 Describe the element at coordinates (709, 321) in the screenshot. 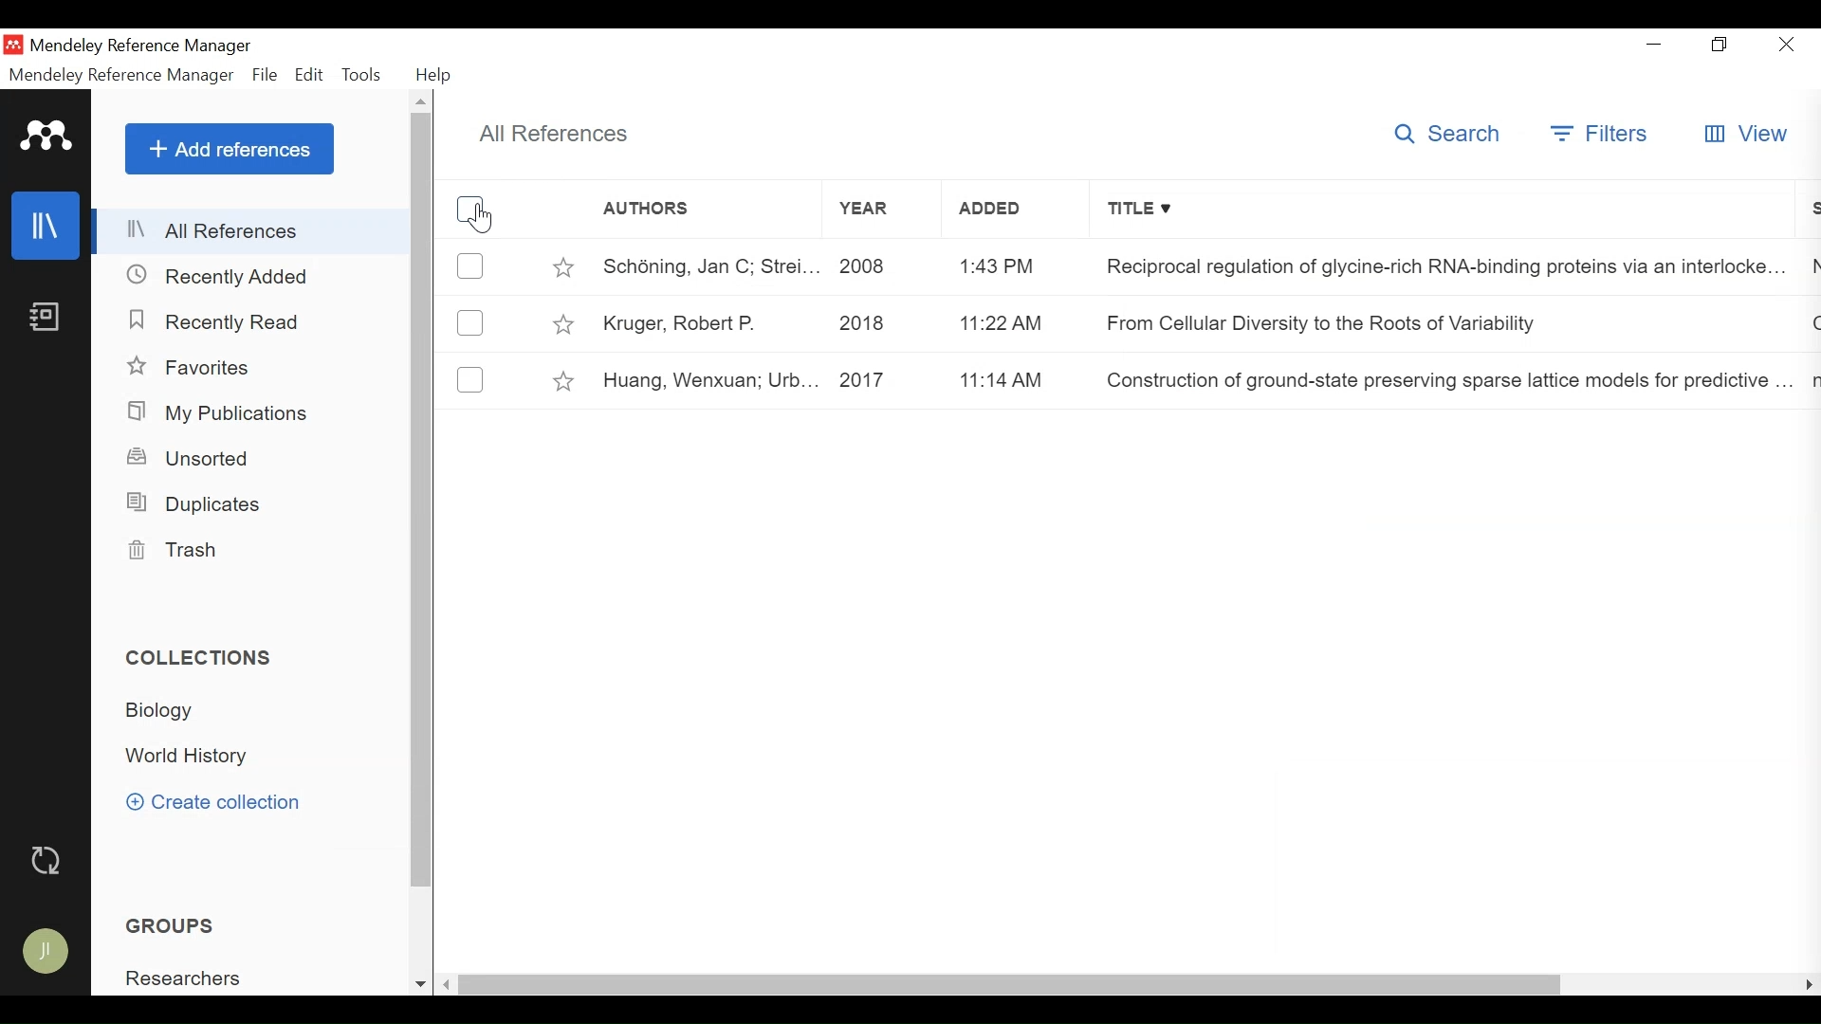

I see `Kruger, Robert P.` at that location.